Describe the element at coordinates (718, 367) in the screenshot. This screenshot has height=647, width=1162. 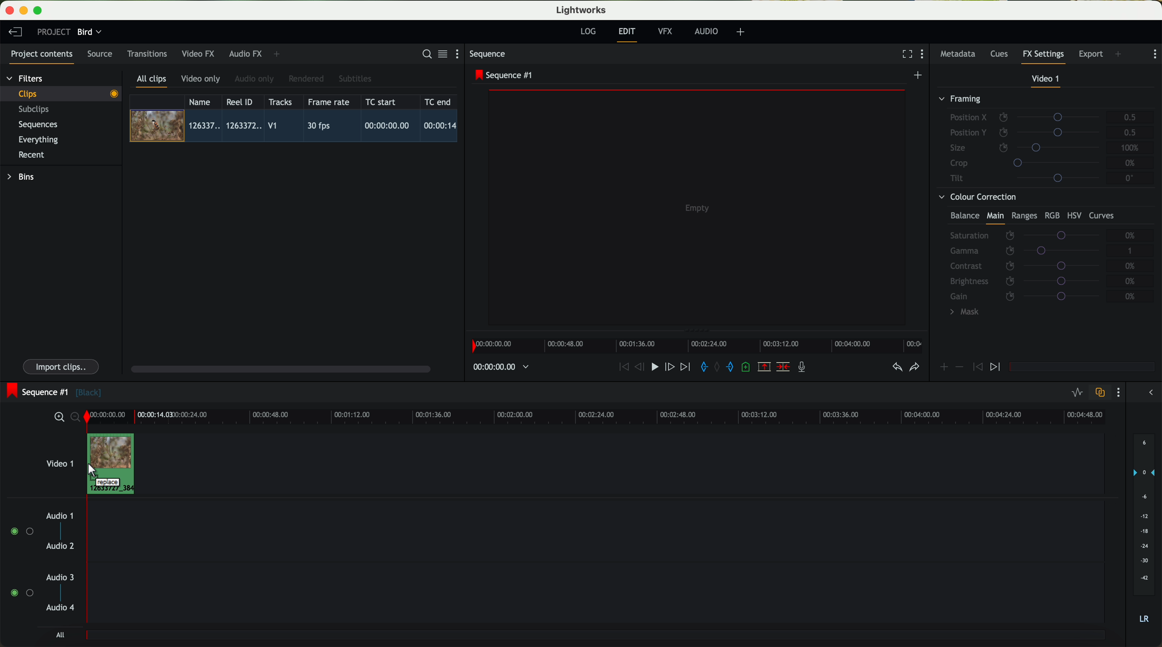
I see `clear marks` at that location.